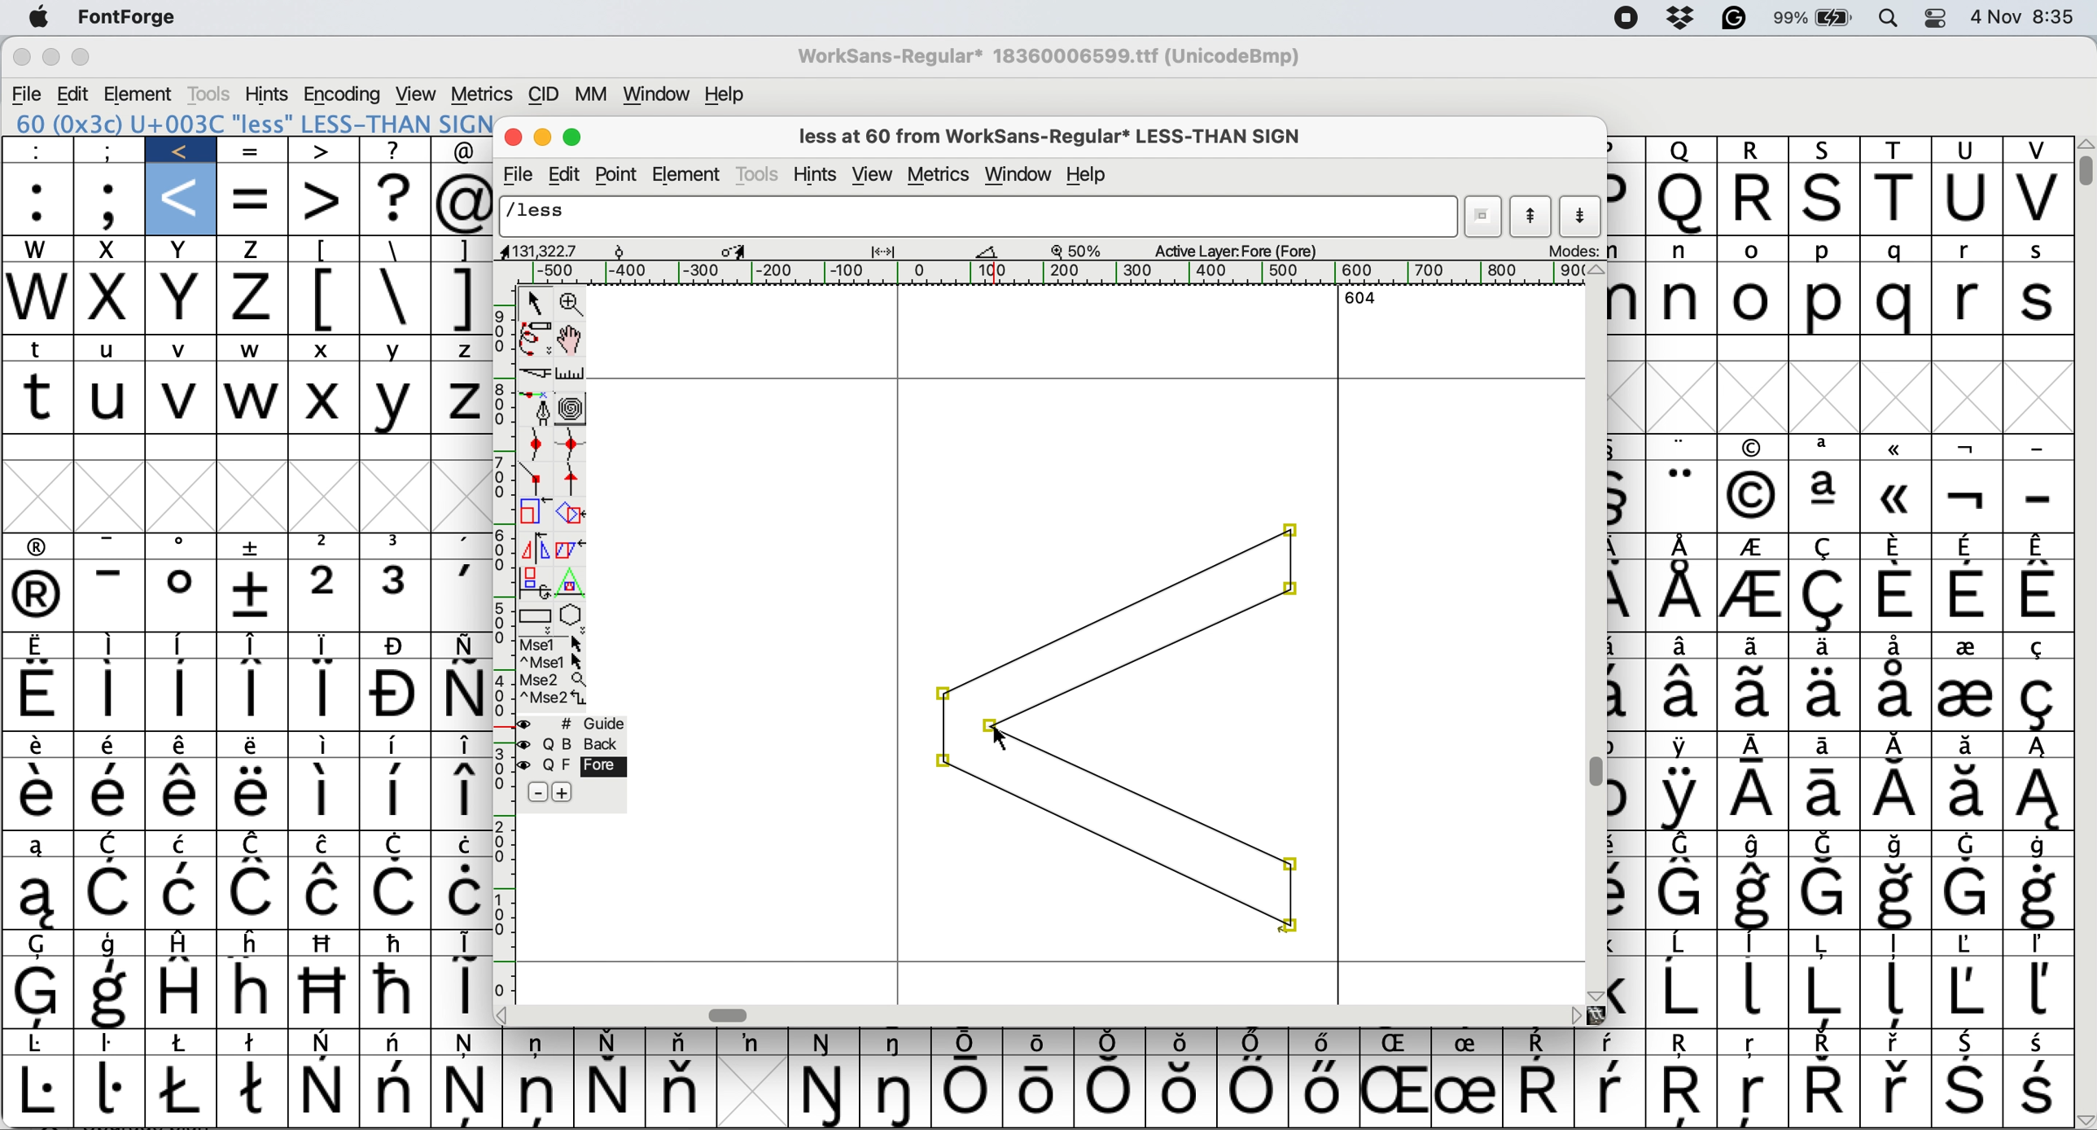 The height and width of the screenshot is (1130, 2097). What do you see at coordinates (1891, 20) in the screenshot?
I see `spotlight searcg` at bounding box center [1891, 20].